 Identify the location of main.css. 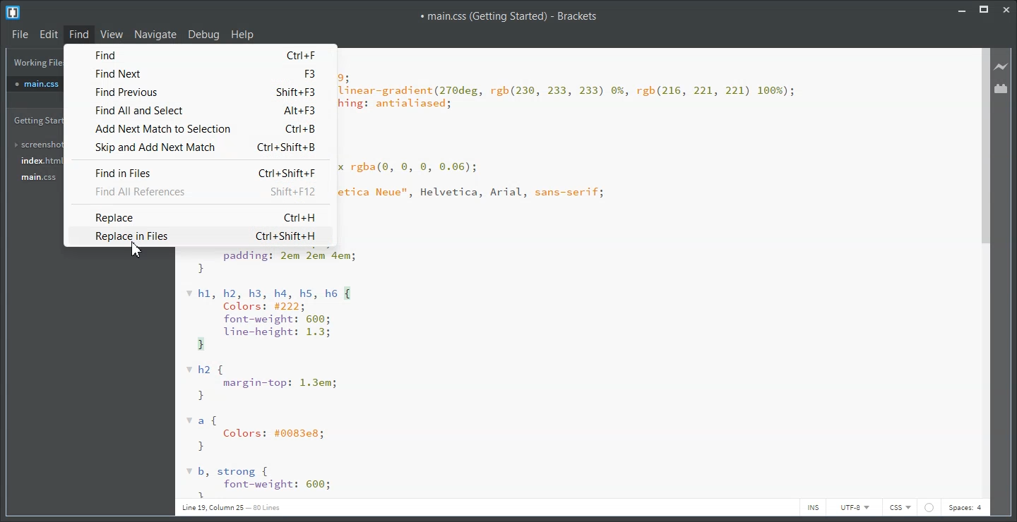
(35, 177).